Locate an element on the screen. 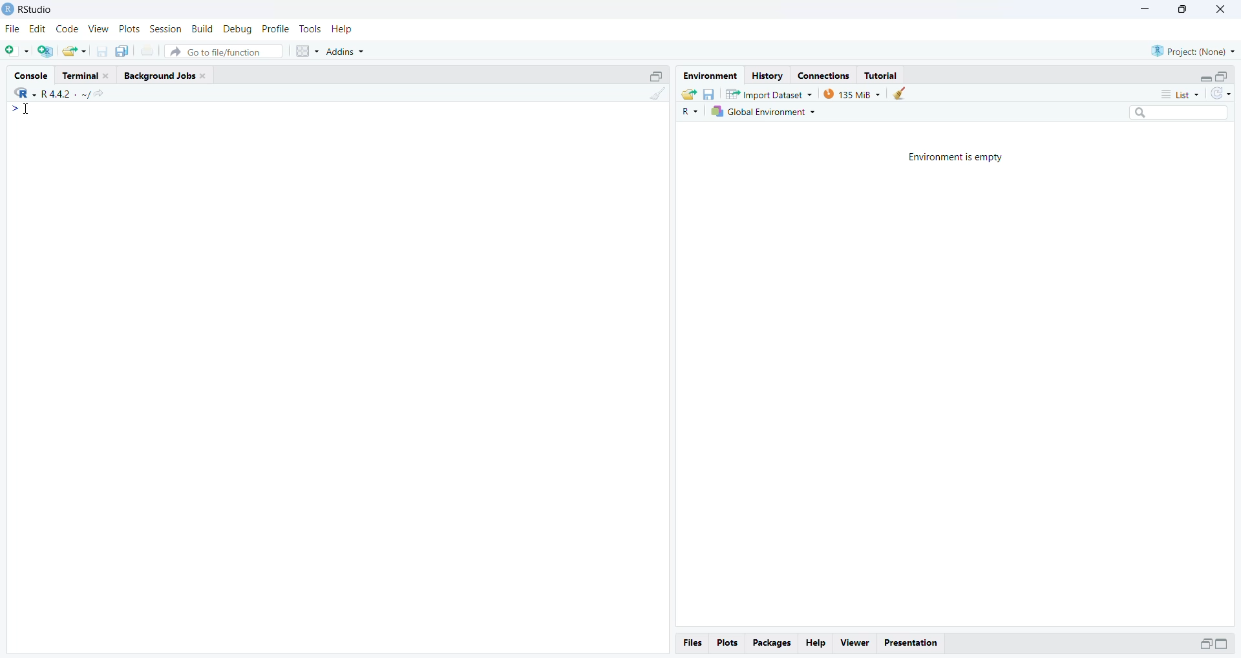 Image resolution: width=1241 pixels, height=658 pixels. Save current document (Ctrl + S) is located at coordinates (105, 51).